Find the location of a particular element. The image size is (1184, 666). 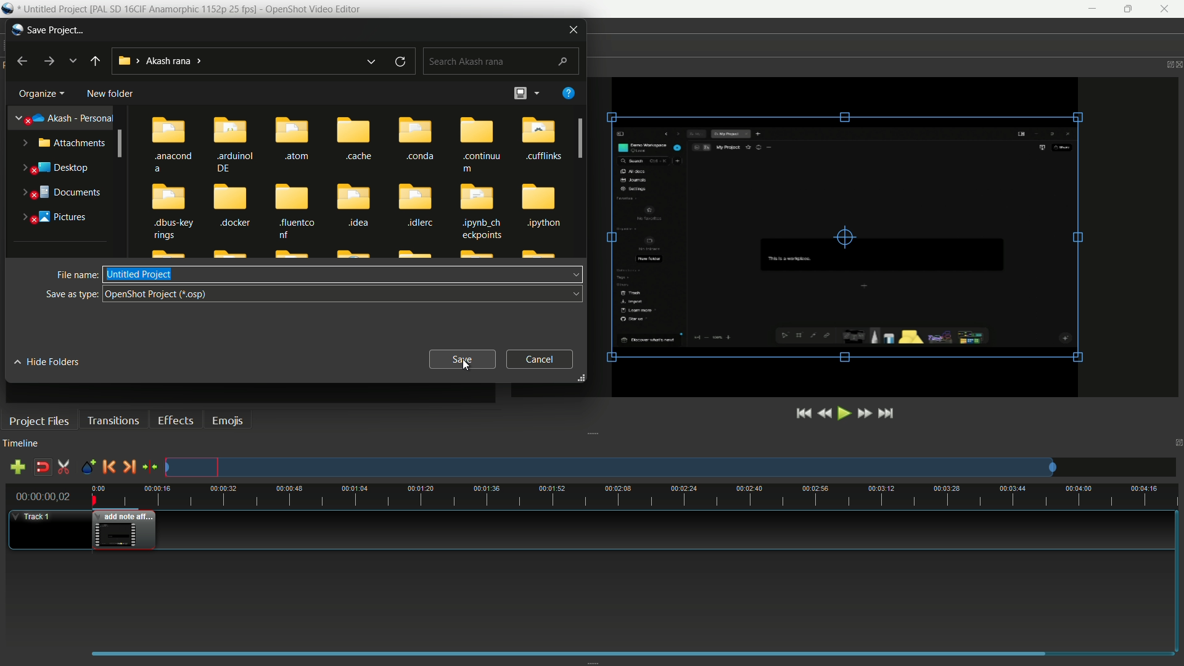

organize is located at coordinates (39, 93).